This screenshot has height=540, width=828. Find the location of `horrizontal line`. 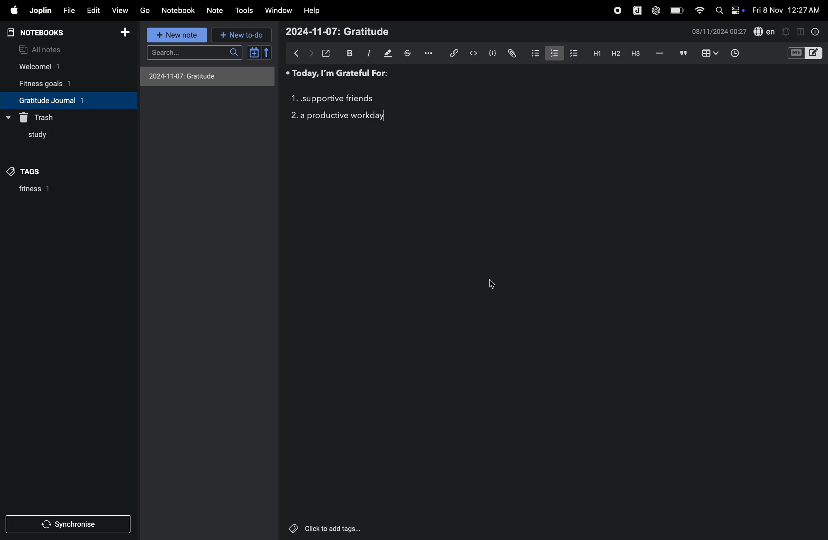

horrizontal line is located at coordinates (660, 54).